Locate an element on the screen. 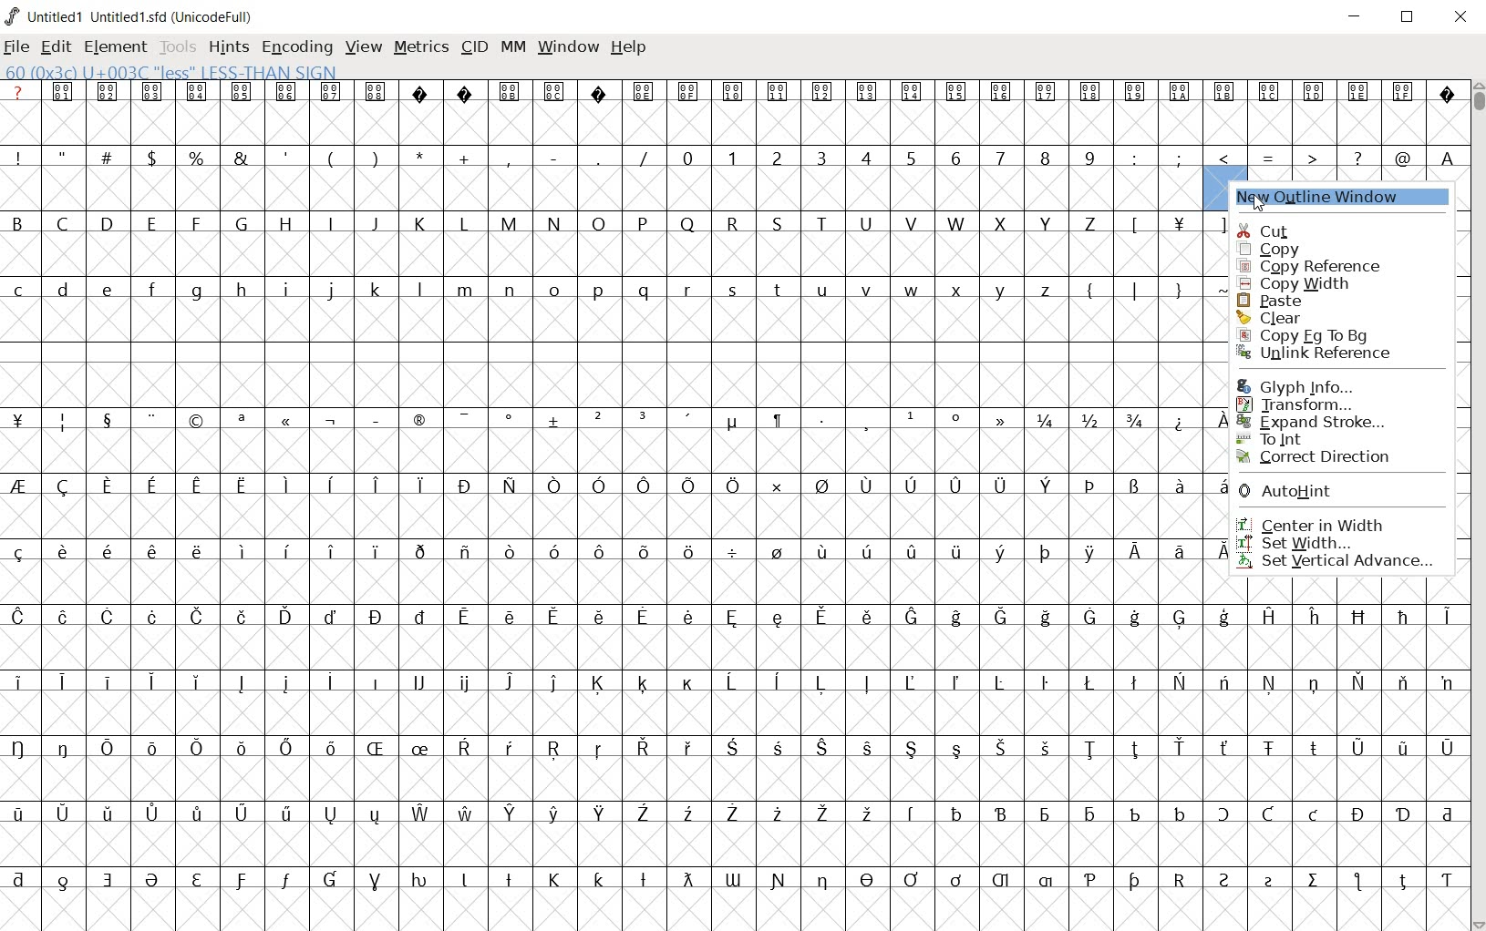 The height and width of the screenshot is (931, 1486).  is located at coordinates (1445, 157).